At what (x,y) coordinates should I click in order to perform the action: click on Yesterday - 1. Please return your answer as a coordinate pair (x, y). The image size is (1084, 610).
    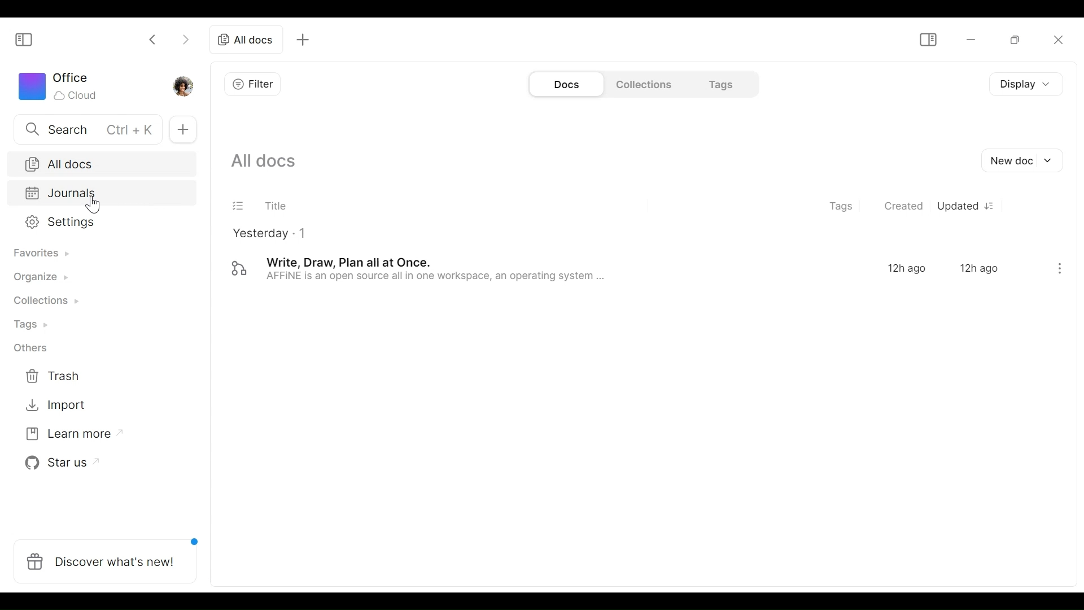
    Looking at the image, I should click on (267, 233).